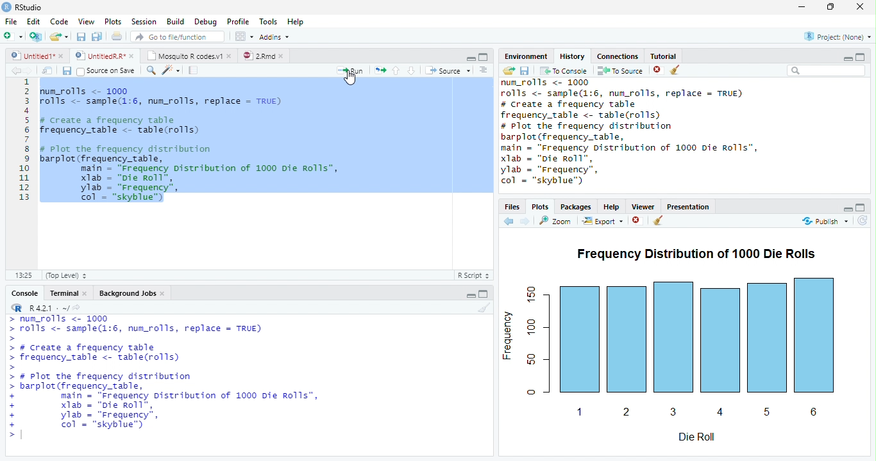 The width and height of the screenshot is (876, 461). What do you see at coordinates (663, 55) in the screenshot?
I see `Tutorial` at bounding box center [663, 55].